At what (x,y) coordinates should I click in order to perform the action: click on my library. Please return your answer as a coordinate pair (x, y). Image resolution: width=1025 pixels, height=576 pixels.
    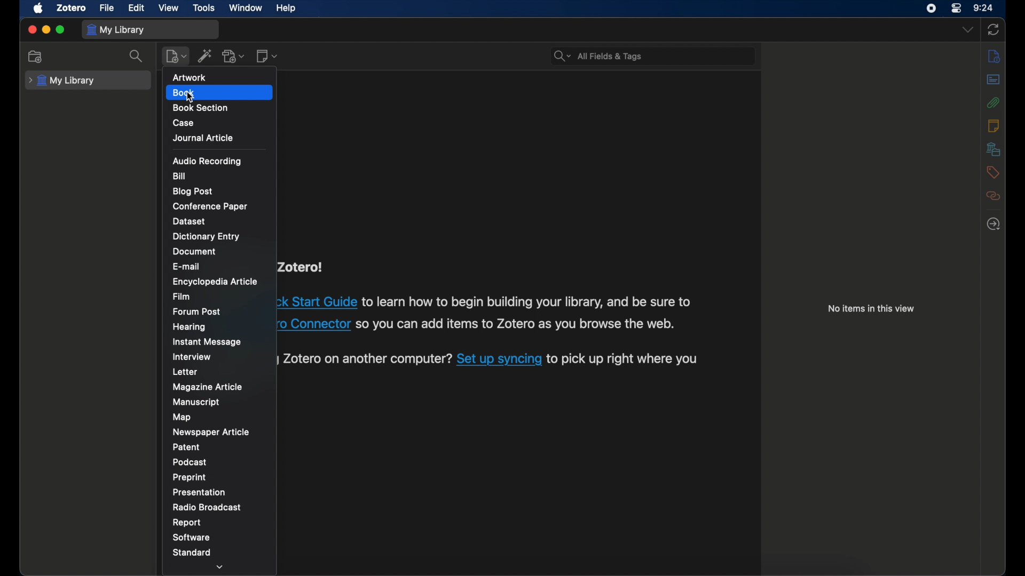
    Looking at the image, I should click on (116, 30).